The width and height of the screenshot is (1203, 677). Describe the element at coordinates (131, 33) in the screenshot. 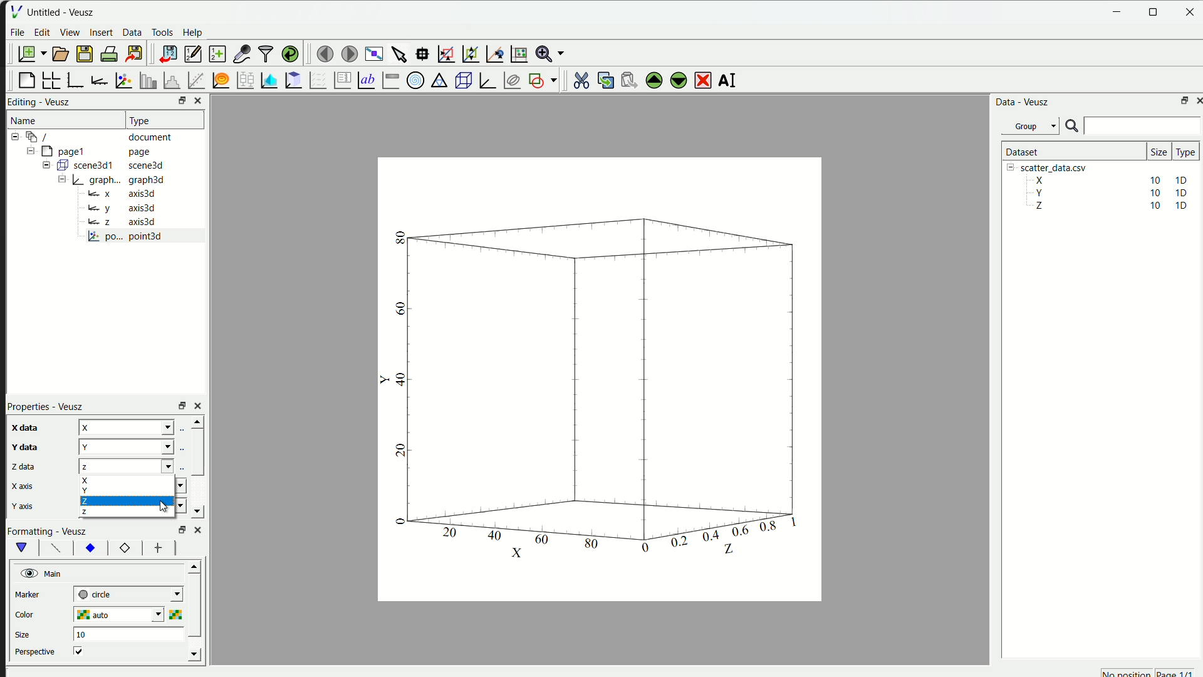

I see `Data` at that location.